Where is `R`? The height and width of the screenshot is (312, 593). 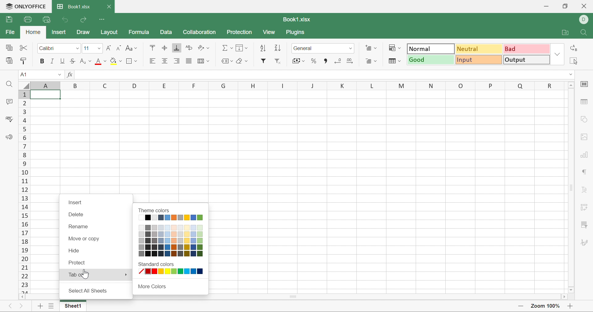
R is located at coordinates (552, 86).